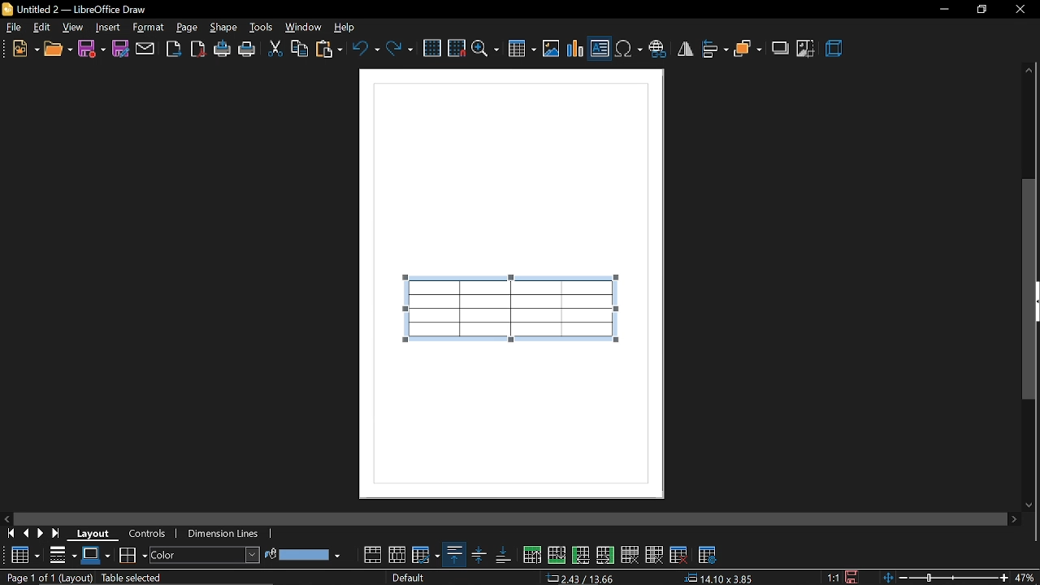  Describe the element at coordinates (174, 50) in the screenshot. I see `export as` at that location.